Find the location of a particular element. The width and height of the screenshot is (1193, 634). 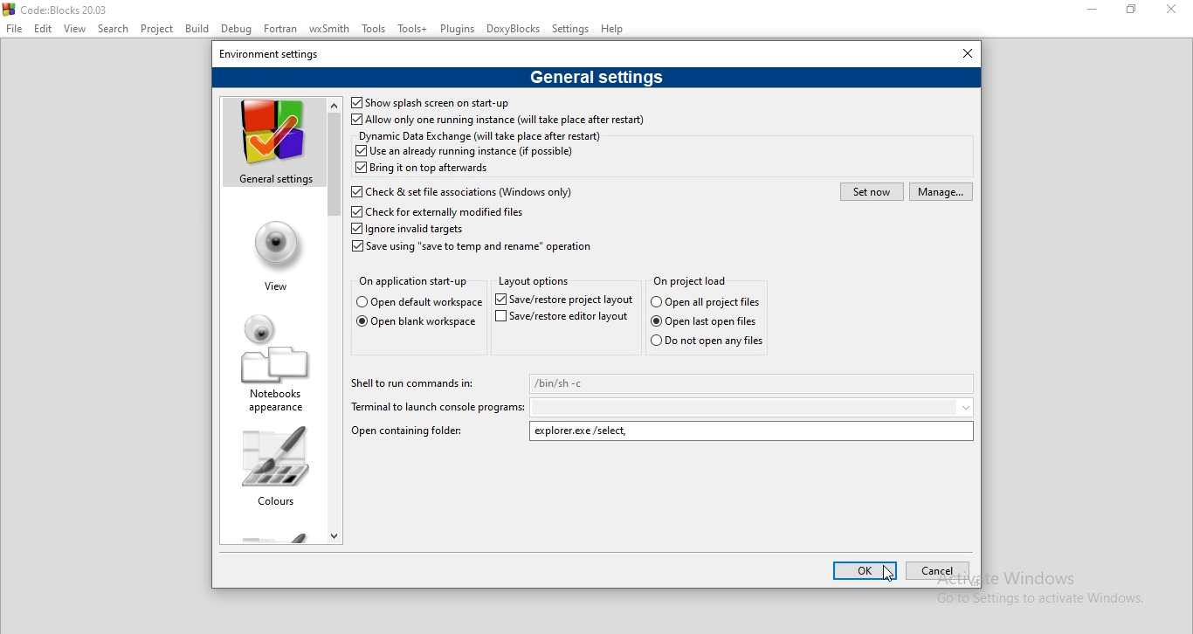

Dynamic Data Exchange (will take place after restart is located at coordinates (479, 135).